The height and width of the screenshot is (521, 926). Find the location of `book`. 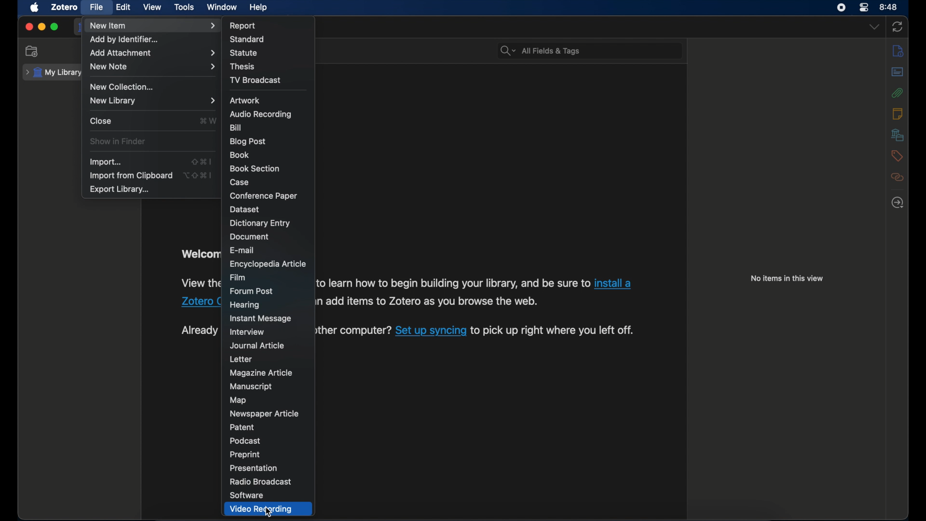

book is located at coordinates (240, 155).